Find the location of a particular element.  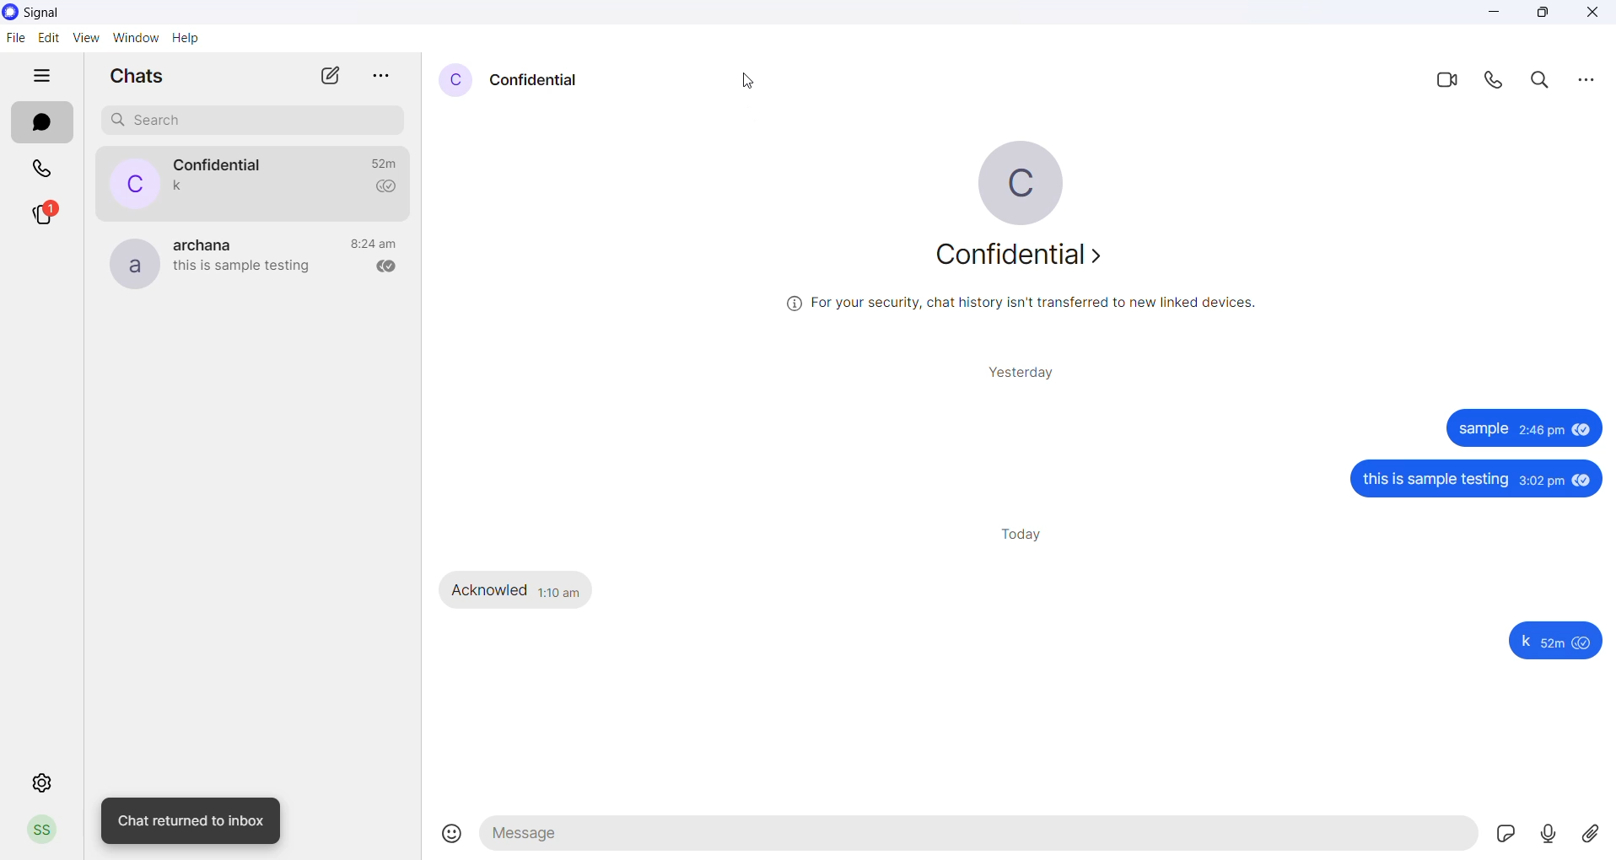

emojis is located at coordinates (445, 835).